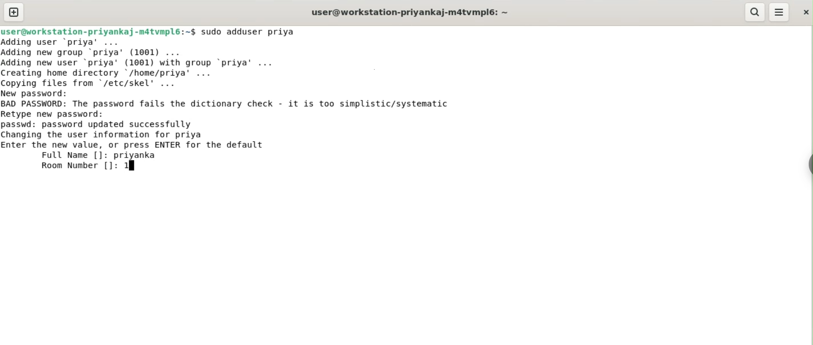 The height and width of the screenshot is (345, 813). What do you see at coordinates (153, 133) in the screenshot?
I see `passwd: password updated successfully    changing the user information for priya  enter the new value, or press ENTER for default value` at bounding box center [153, 133].